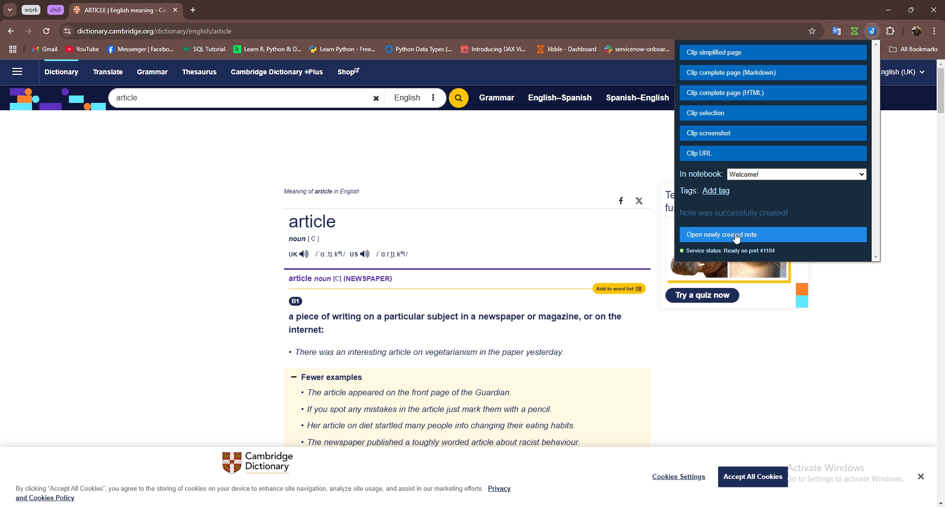 The width and height of the screenshot is (945, 507). What do you see at coordinates (679, 476) in the screenshot?
I see `Cookies Settings` at bounding box center [679, 476].